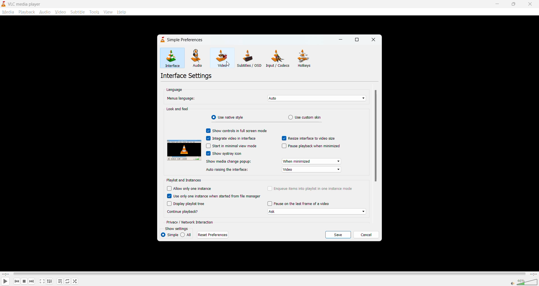 This screenshot has width=539, height=286. I want to click on previous, so click(16, 281).